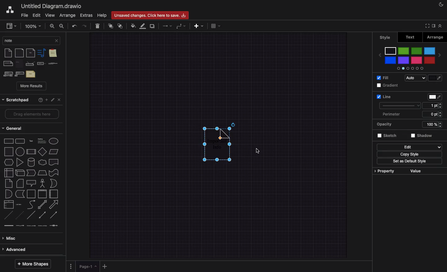  Describe the element at coordinates (8, 64) in the screenshot. I see `comment ` at that location.